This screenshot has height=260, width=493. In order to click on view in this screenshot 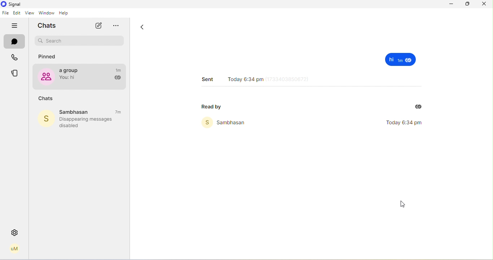, I will do `click(29, 13)`.